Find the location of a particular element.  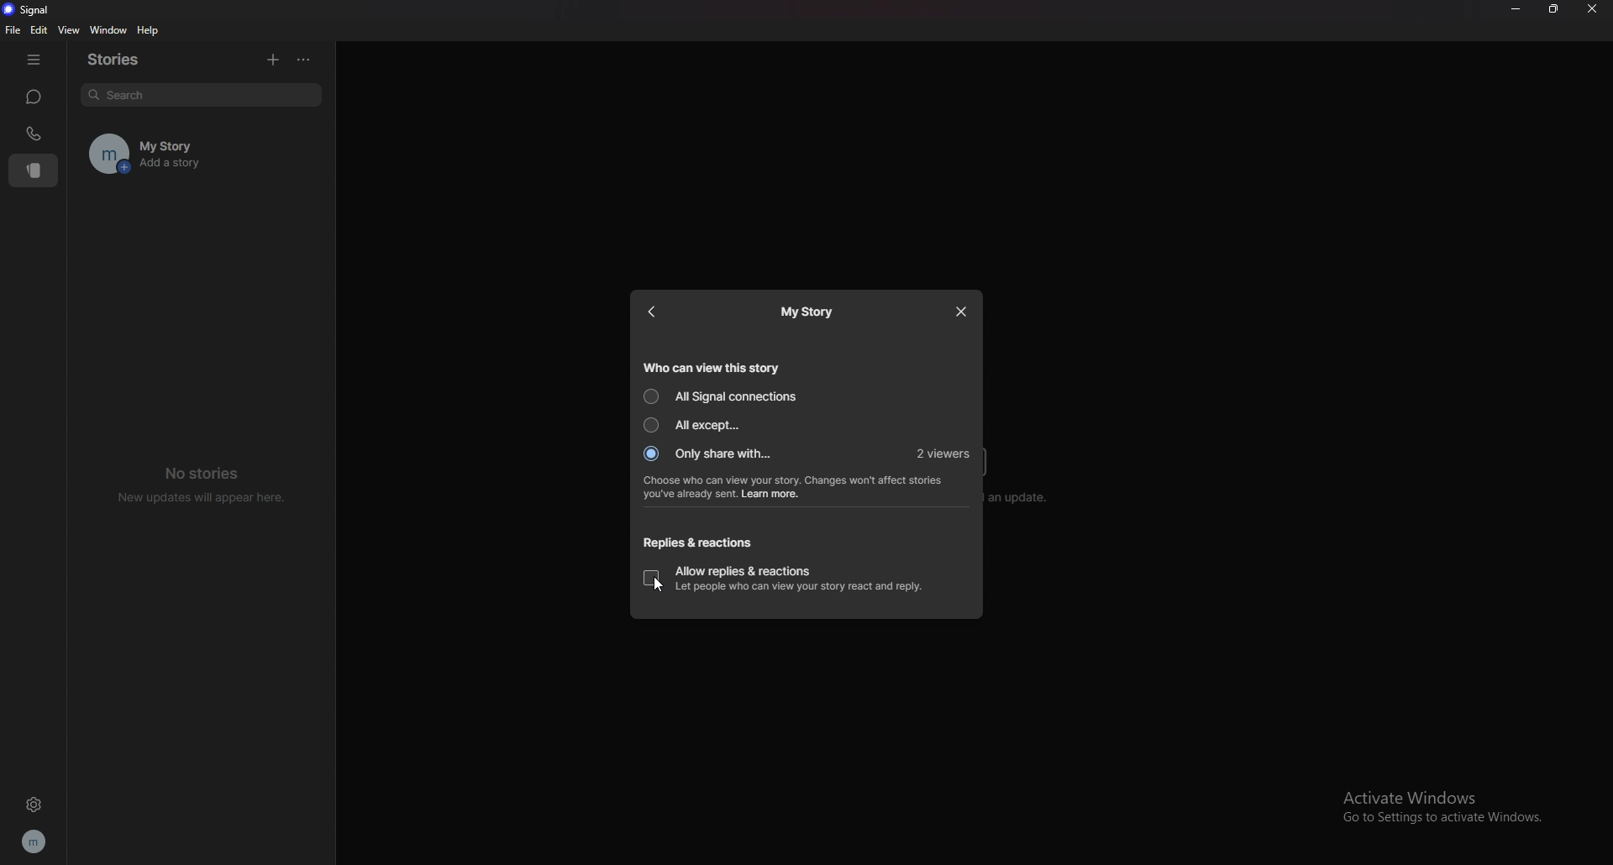

profile image is located at coordinates (102, 153).